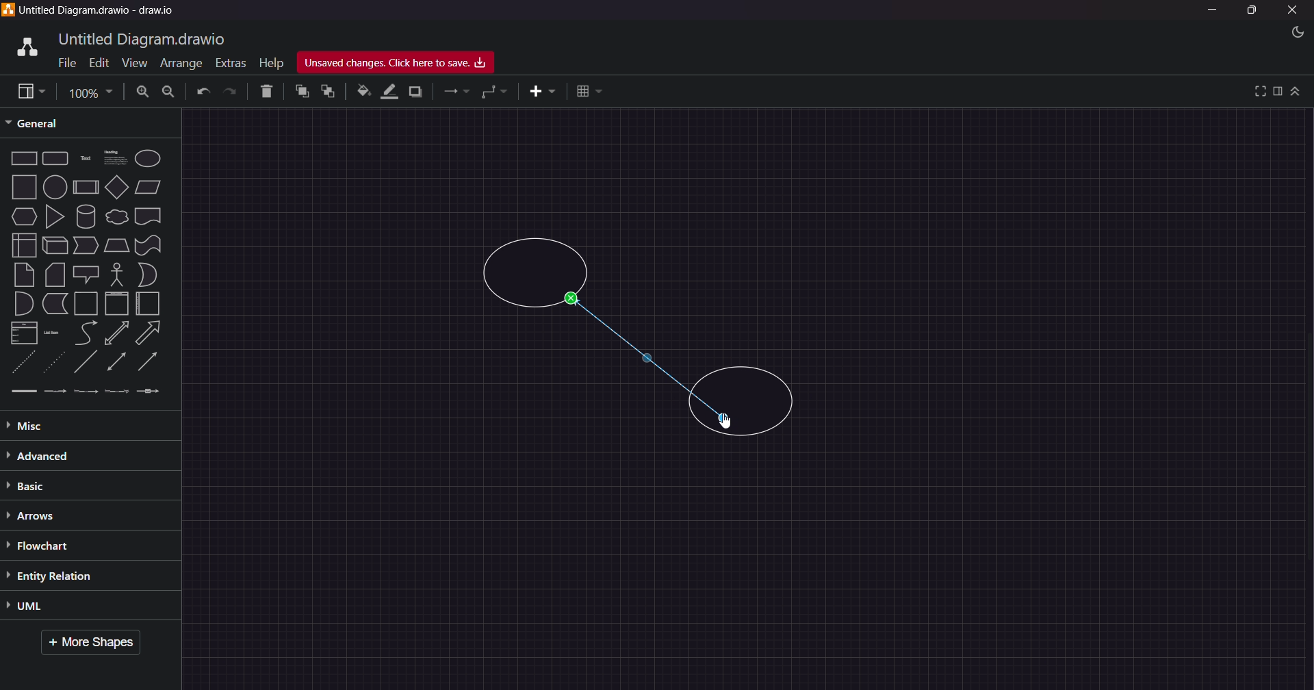 Image resolution: width=1314 pixels, height=690 pixels. What do you see at coordinates (169, 93) in the screenshot?
I see `Zoom Out` at bounding box center [169, 93].